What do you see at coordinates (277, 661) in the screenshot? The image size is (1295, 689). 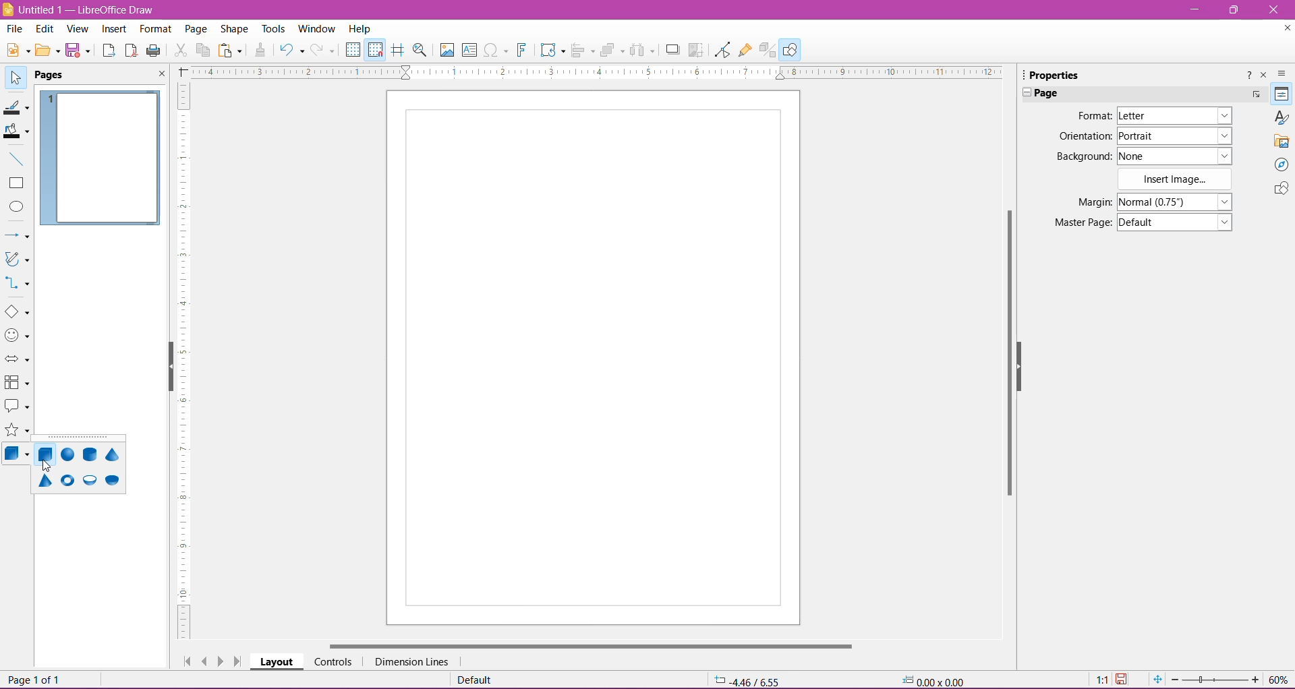 I see `Layout` at bounding box center [277, 661].